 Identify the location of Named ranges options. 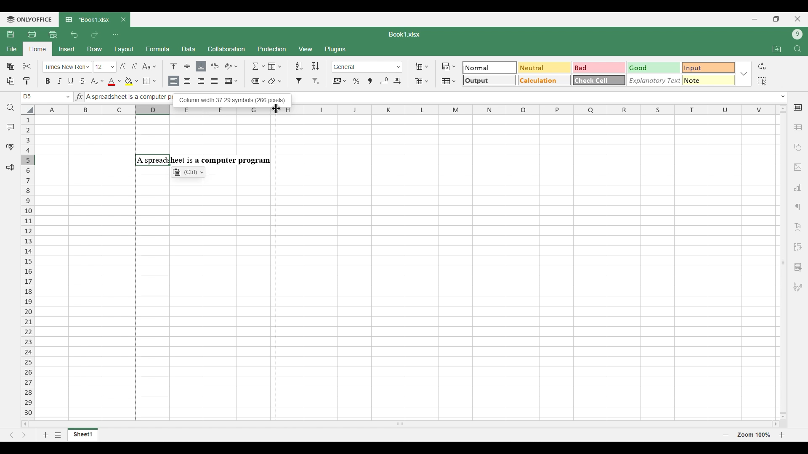
(258, 82).